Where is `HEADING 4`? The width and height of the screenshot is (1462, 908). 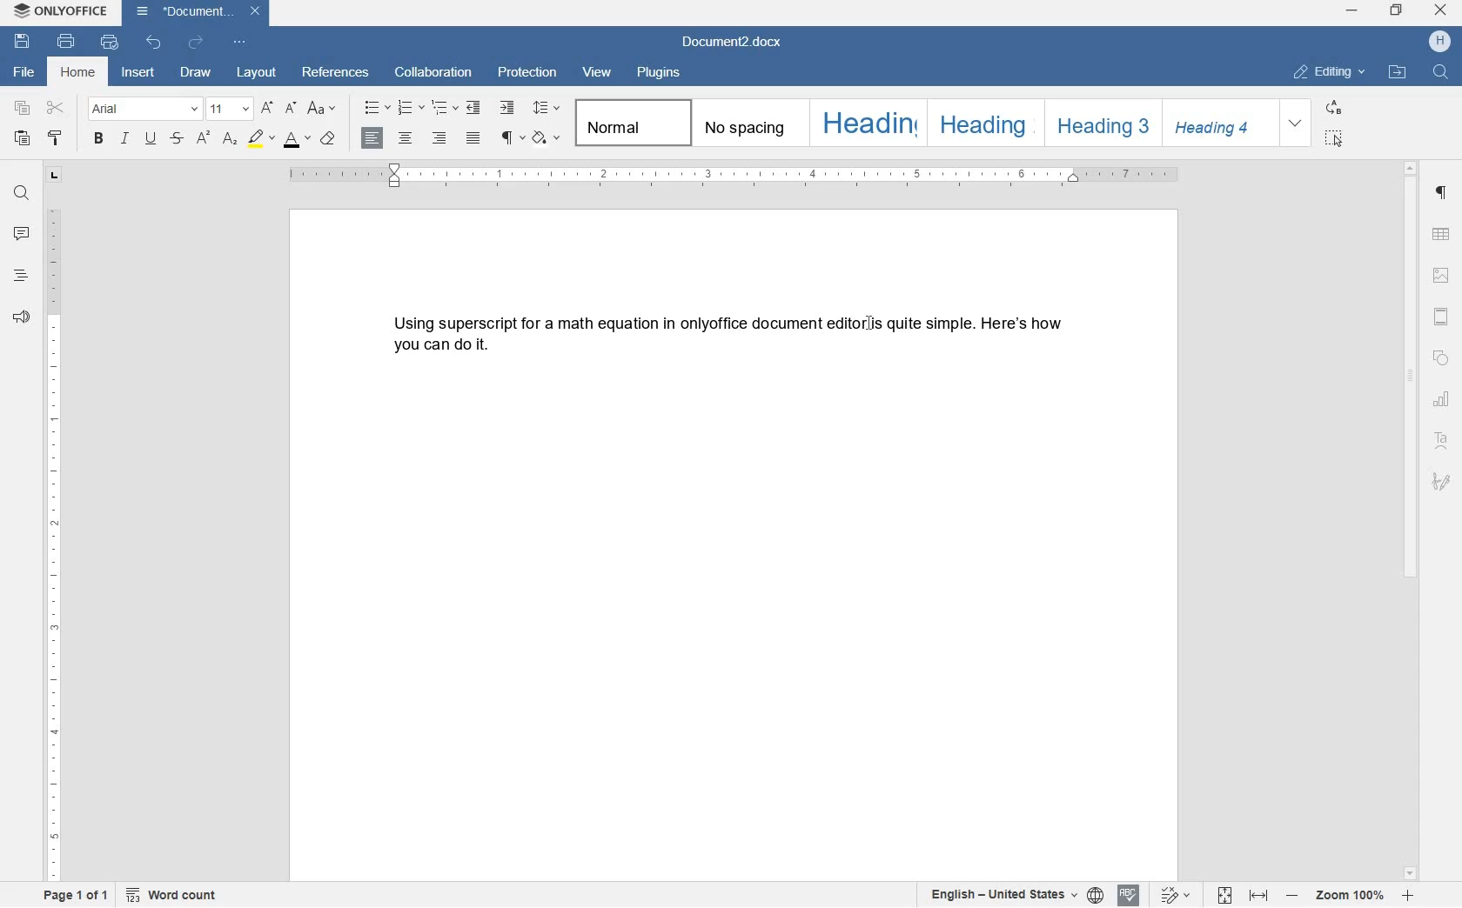 HEADING 4 is located at coordinates (1218, 124).